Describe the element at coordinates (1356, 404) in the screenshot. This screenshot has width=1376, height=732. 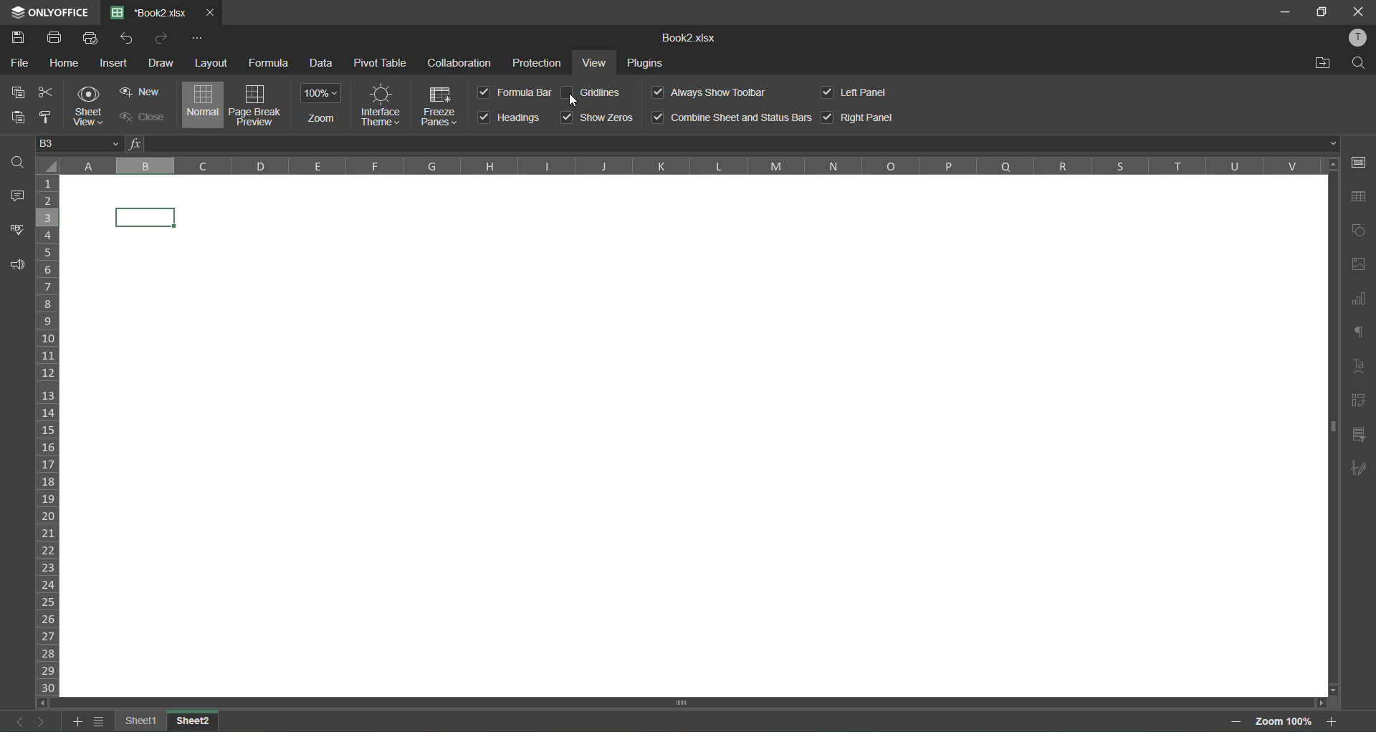
I see `pivot table` at that location.